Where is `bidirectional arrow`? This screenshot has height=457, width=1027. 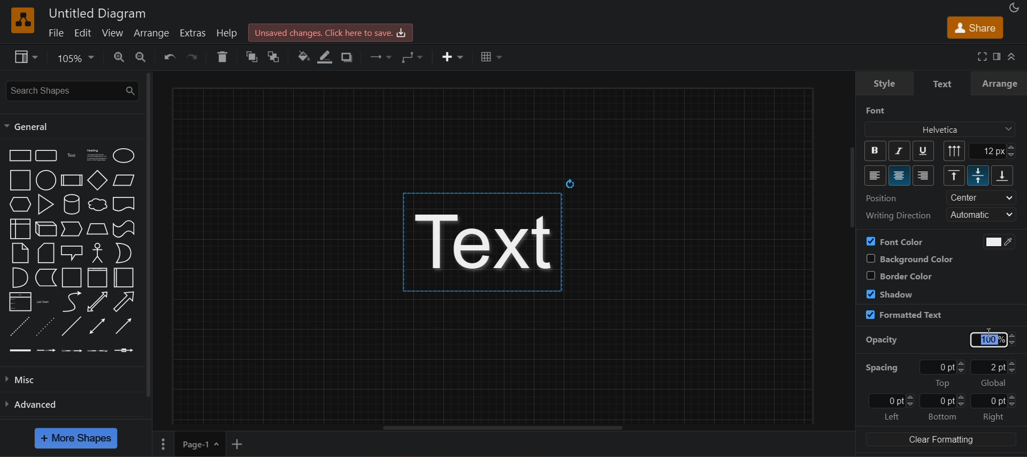 bidirectional arrow is located at coordinates (97, 302).